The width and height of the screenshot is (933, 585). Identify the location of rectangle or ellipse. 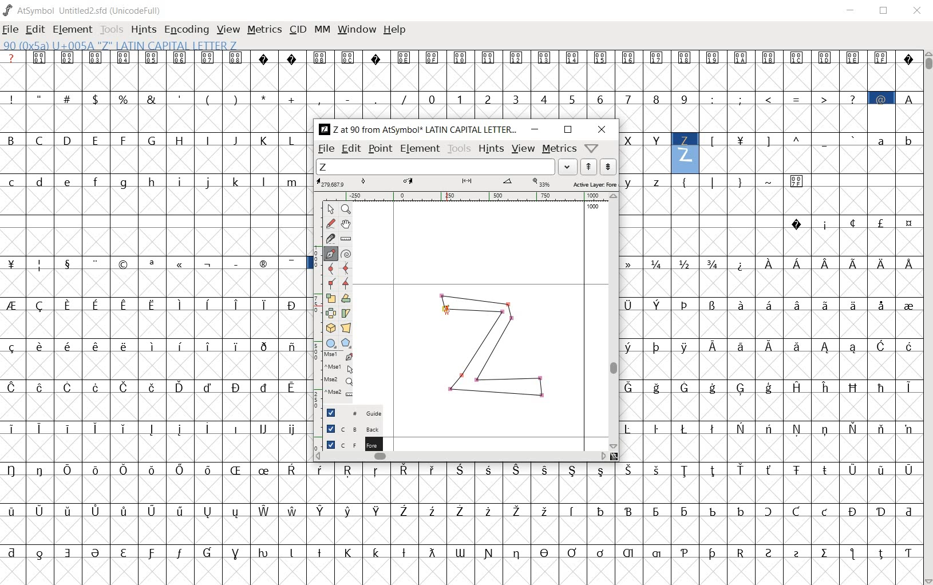
(331, 343).